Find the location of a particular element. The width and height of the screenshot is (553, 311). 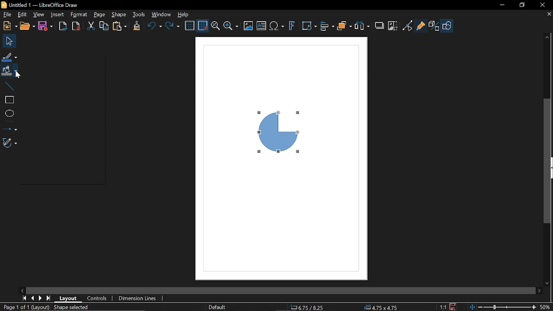

Transformation is located at coordinates (309, 27).